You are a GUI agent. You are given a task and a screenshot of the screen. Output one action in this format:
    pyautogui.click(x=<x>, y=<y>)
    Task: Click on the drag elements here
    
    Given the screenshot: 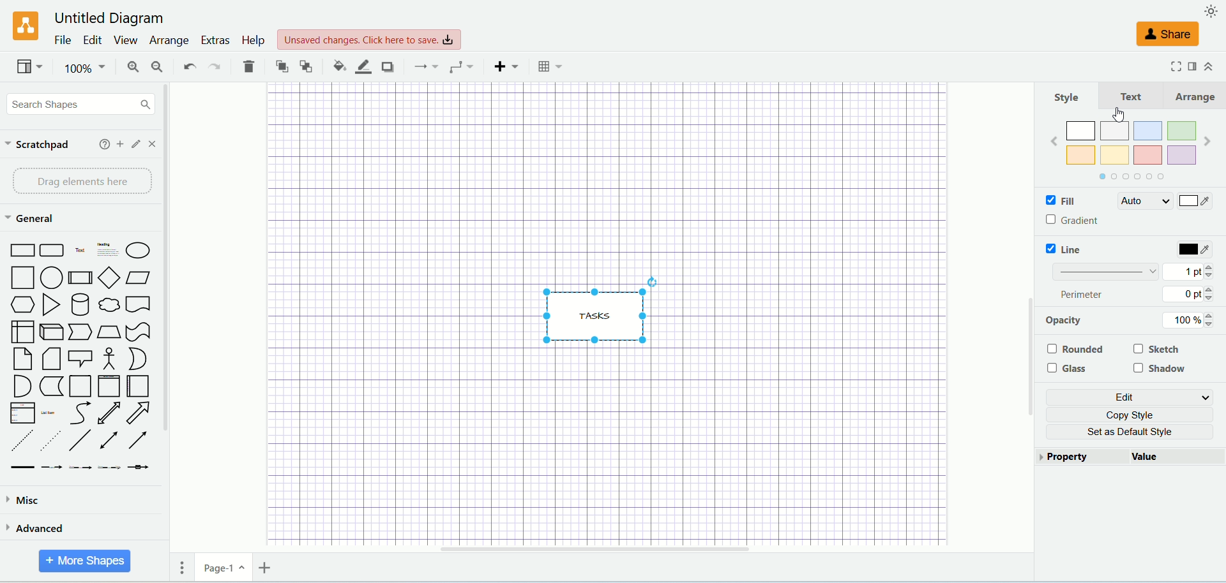 What is the action you would take?
    pyautogui.click(x=79, y=182)
    